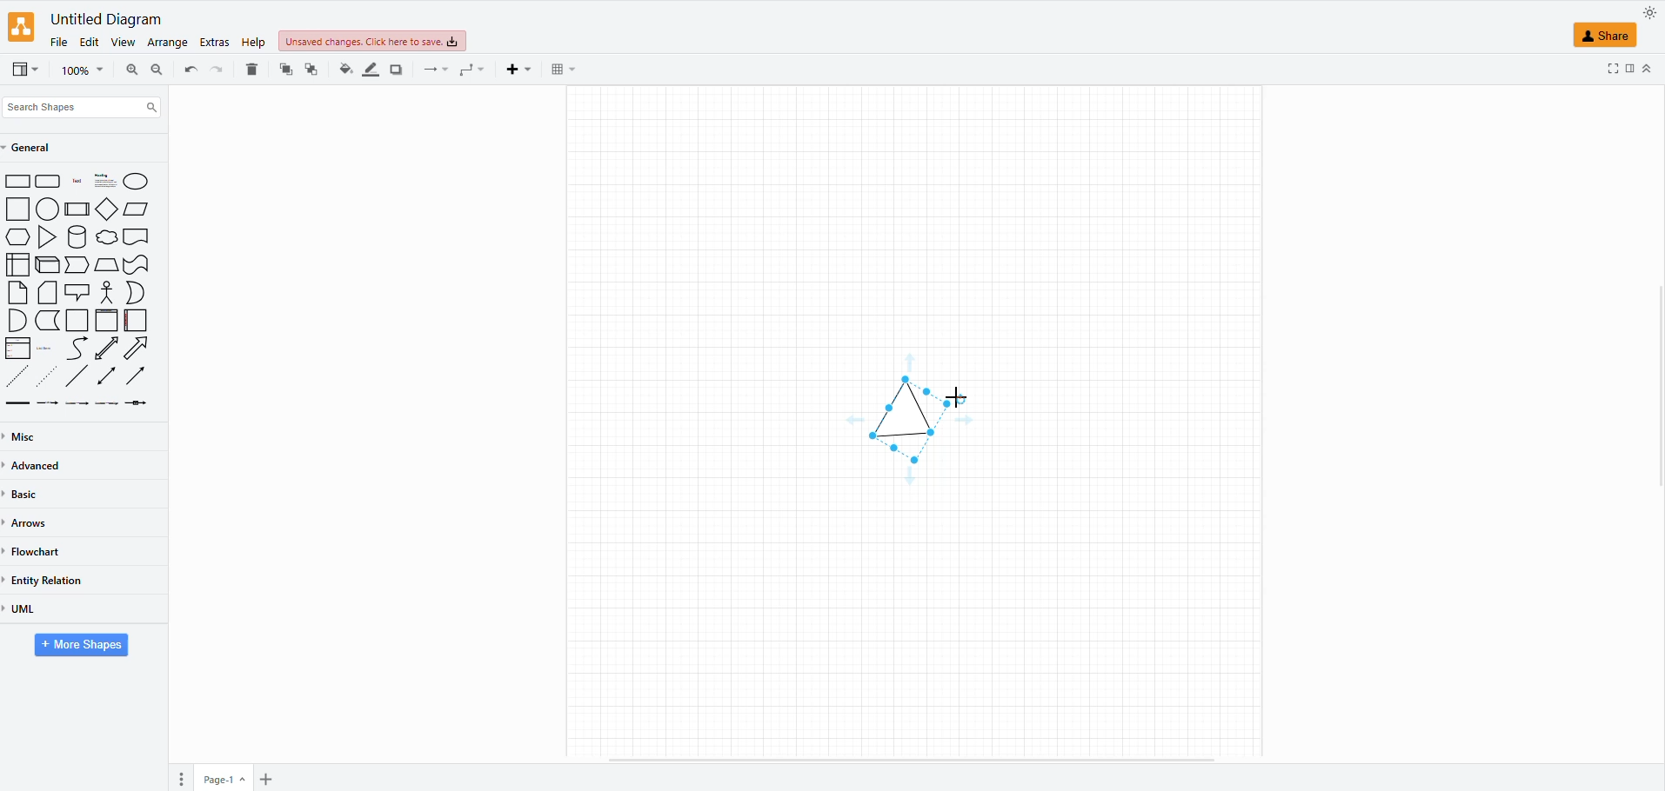 The image size is (1665, 791). What do you see at coordinates (18, 293) in the screenshot?
I see `File Icon` at bounding box center [18, 293].